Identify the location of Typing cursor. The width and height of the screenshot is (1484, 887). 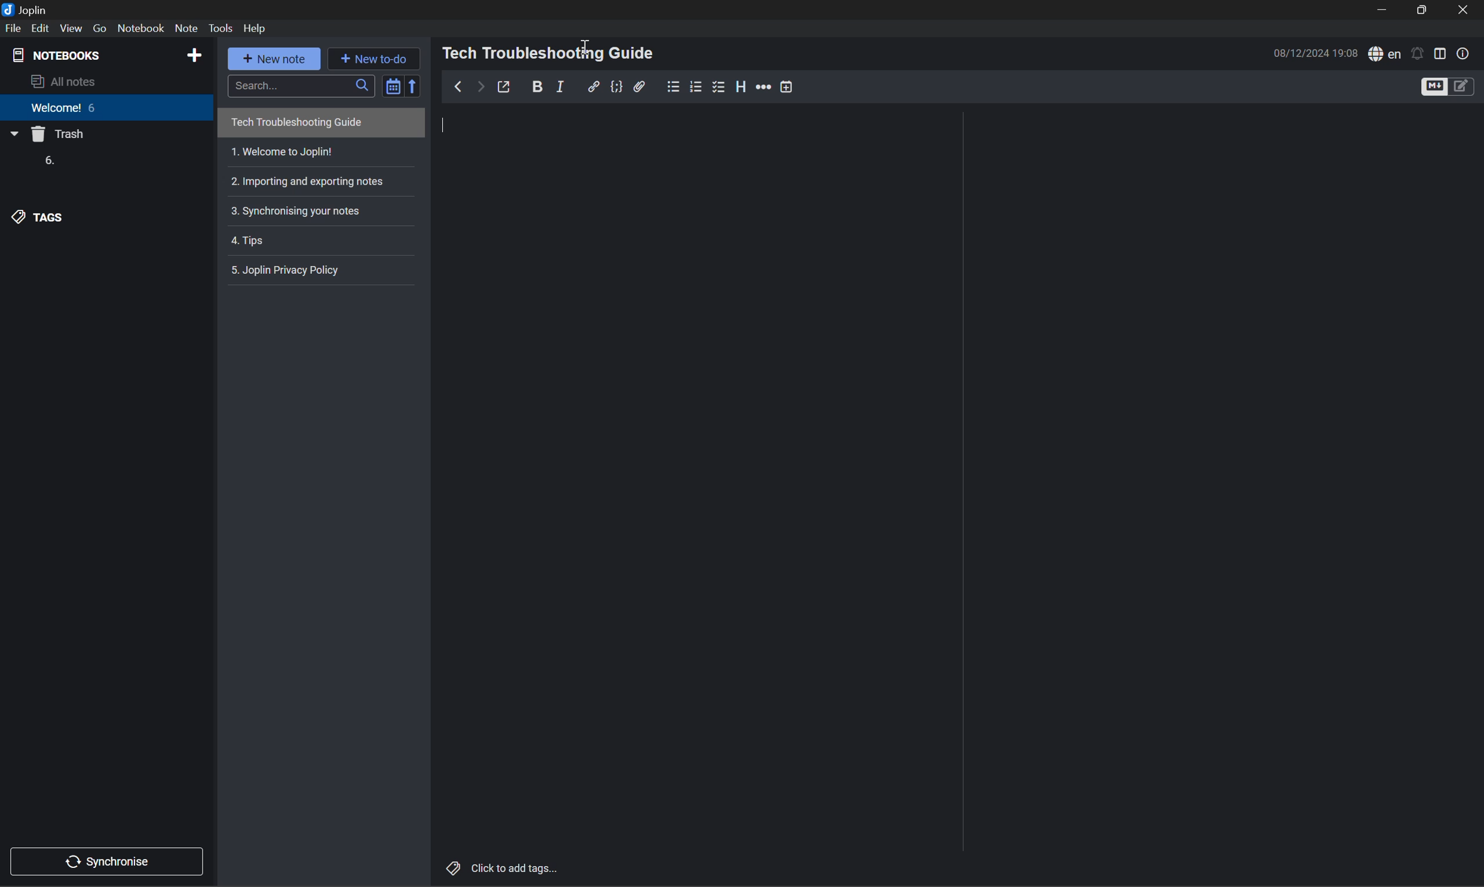
(442, 123).